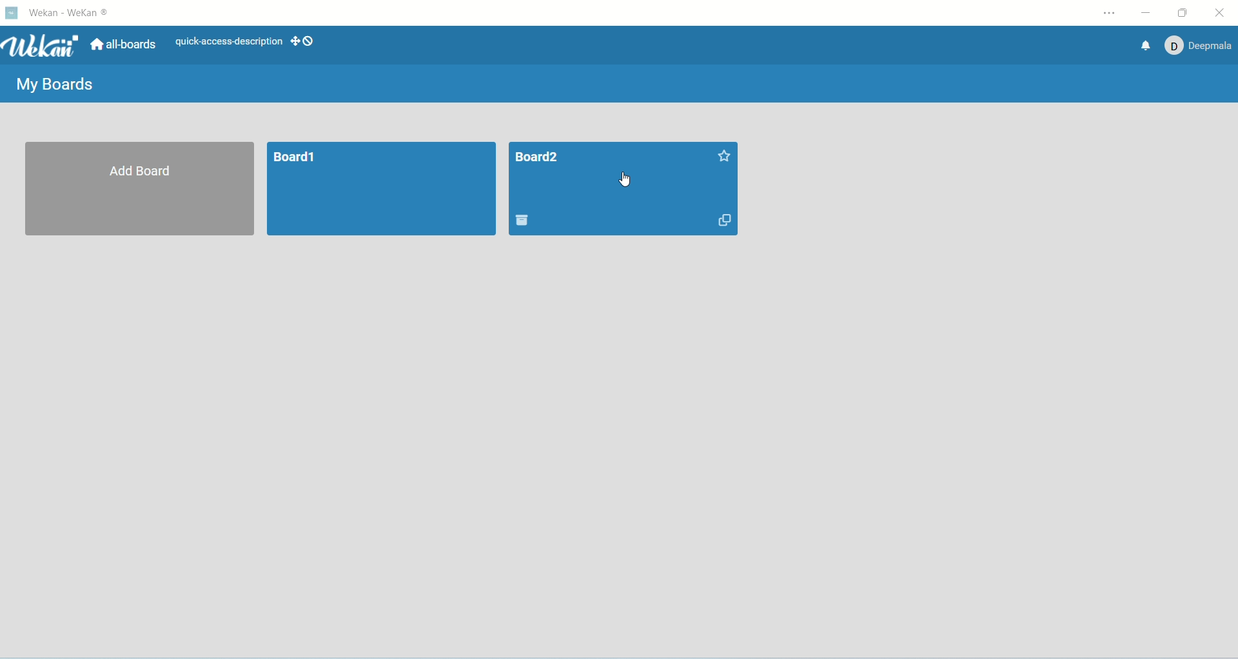  Describe the element at coordinates (61, 86) in the screenshot. I see `my boards` at that location.